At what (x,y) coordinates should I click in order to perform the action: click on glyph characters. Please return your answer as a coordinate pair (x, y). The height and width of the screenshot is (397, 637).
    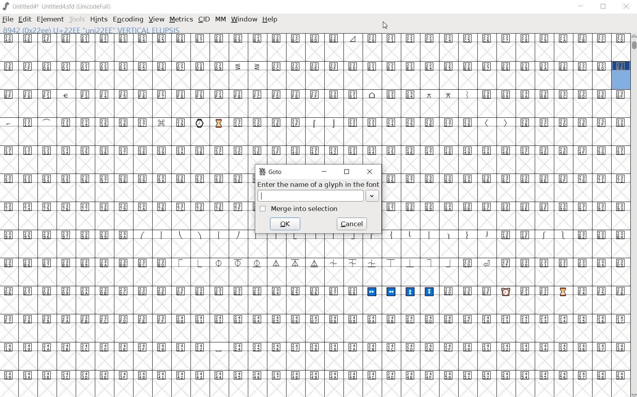
    Looking at the image, I should click on (505, 201).